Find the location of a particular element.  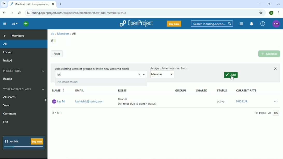

Roles is located at coordinates (122, 90).